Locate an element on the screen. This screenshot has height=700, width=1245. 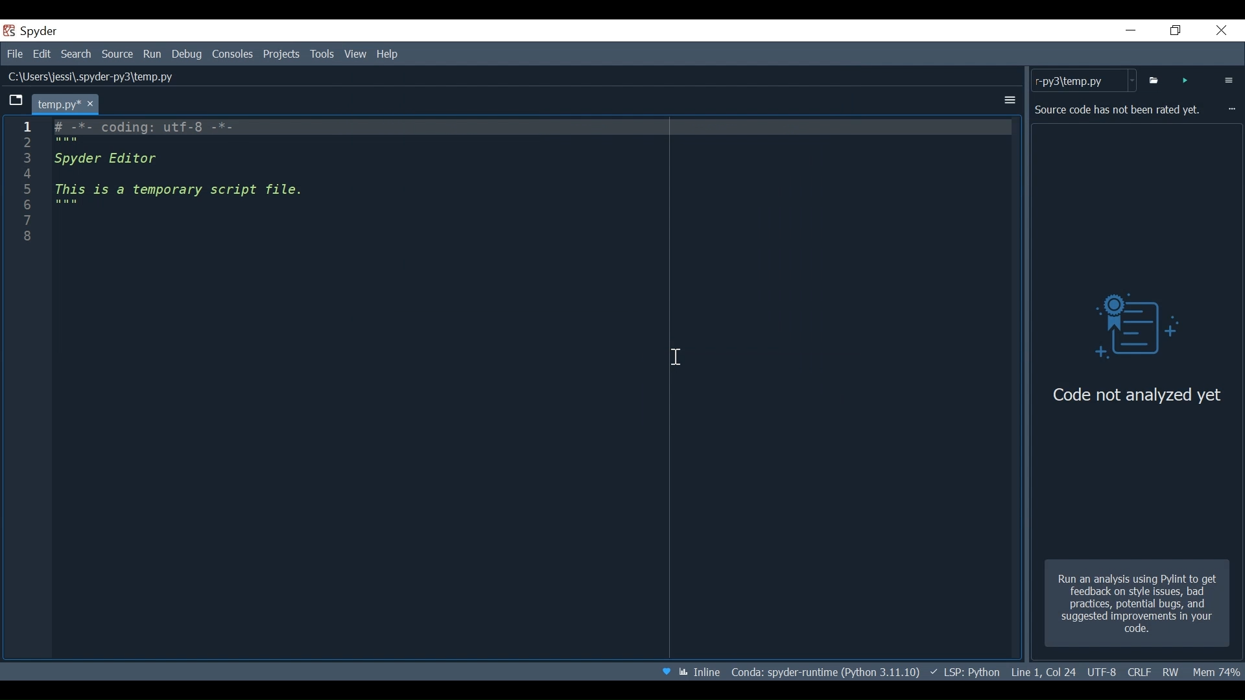
Run an analysis using Pylint to get feedback on styles issues, bad practices, potential bugs, and suggested improvements on your code is located at coordinates (1138, 603).